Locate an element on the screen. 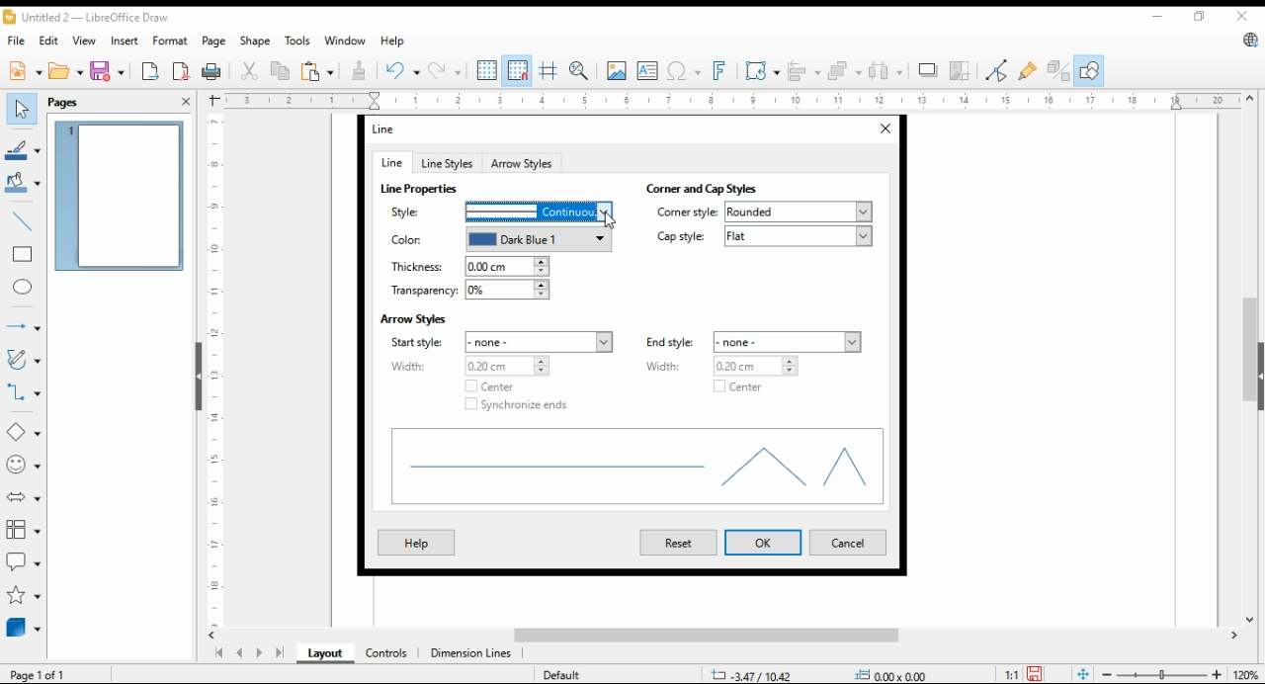  align objects is located at coordinates (801, 69).